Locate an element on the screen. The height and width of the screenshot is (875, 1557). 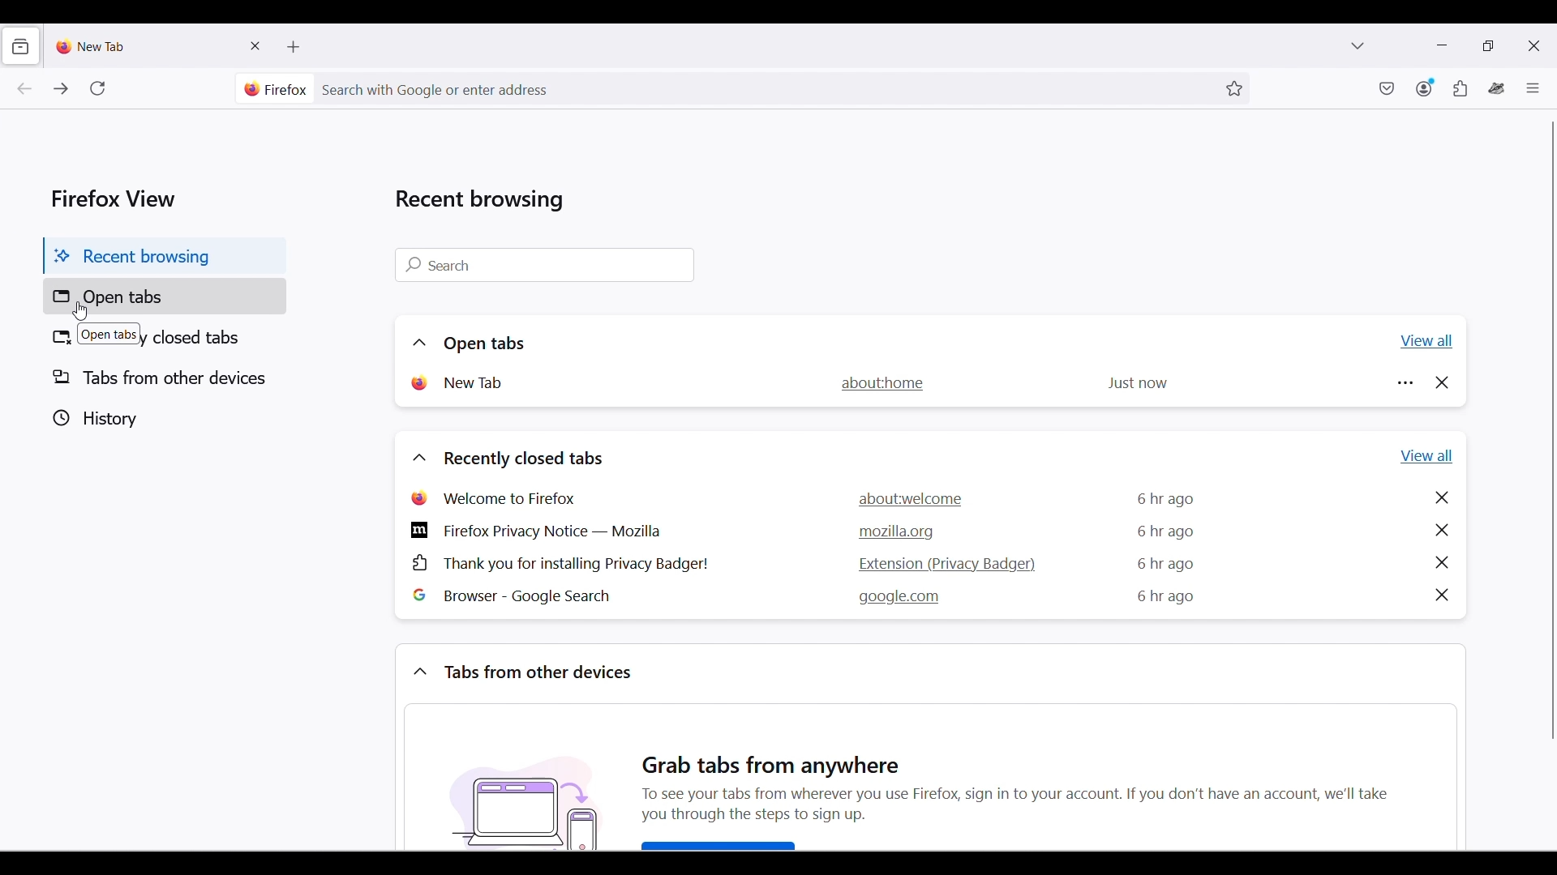
6 hr ago is located at coordinates (1165, 562).